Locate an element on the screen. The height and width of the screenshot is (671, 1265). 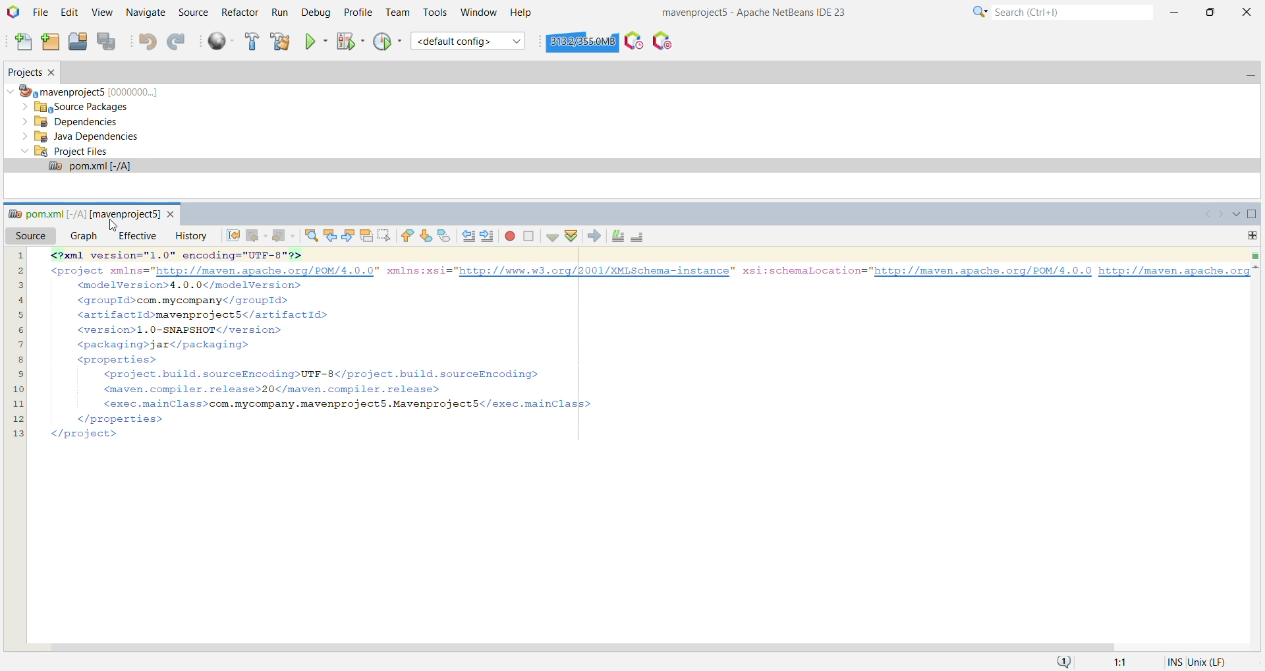
<artifactlIdimavenprojectsS</artifactlId> is located at coordinates (208, 315).